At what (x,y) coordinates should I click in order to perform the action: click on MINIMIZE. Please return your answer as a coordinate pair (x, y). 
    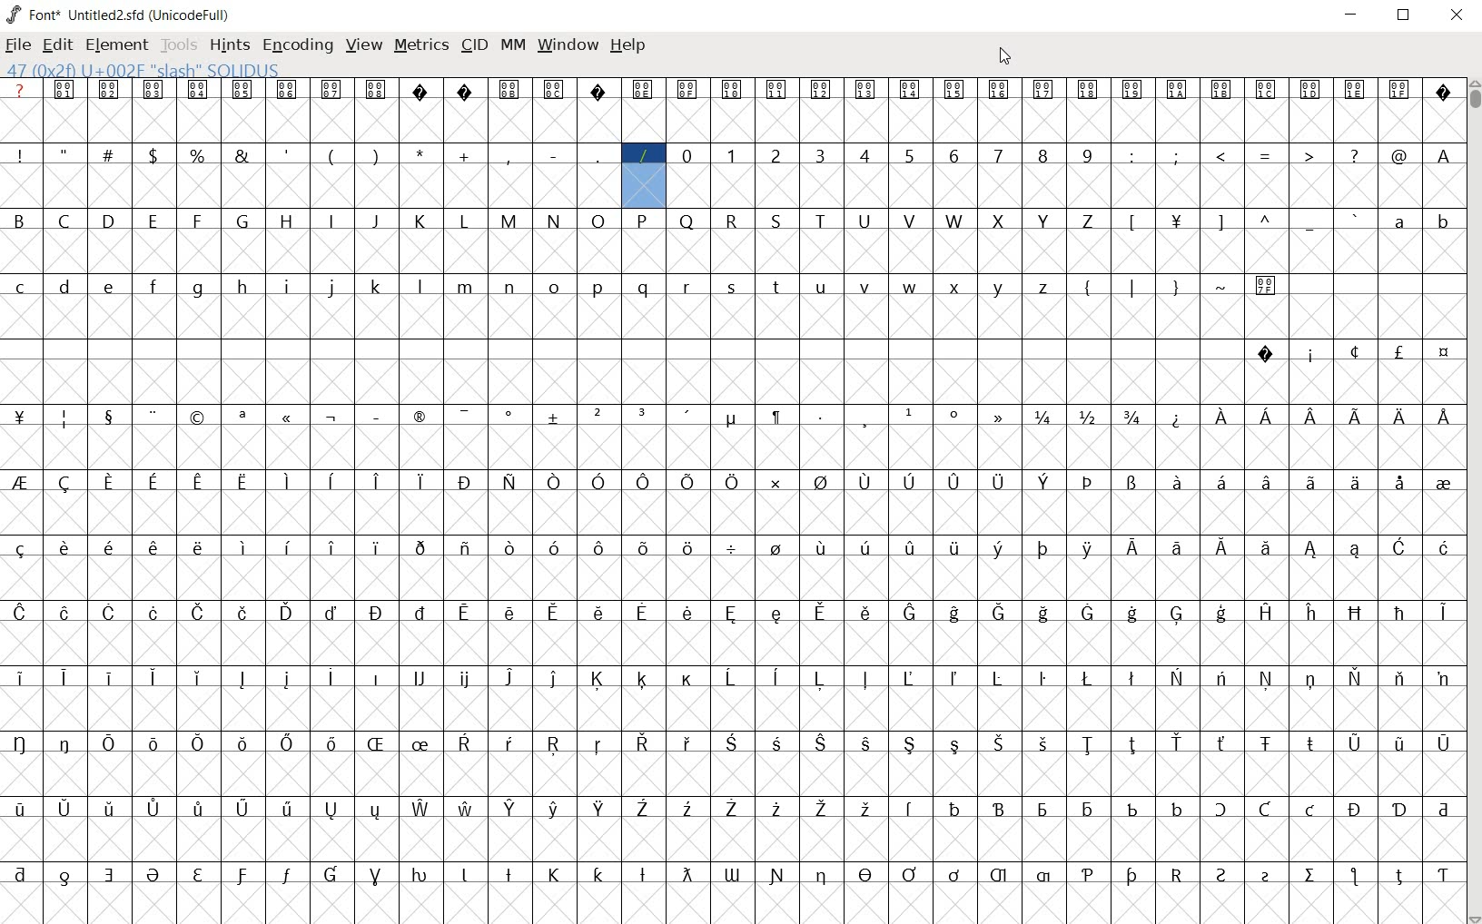
    Looking at the image, I should click on (1353, 14).